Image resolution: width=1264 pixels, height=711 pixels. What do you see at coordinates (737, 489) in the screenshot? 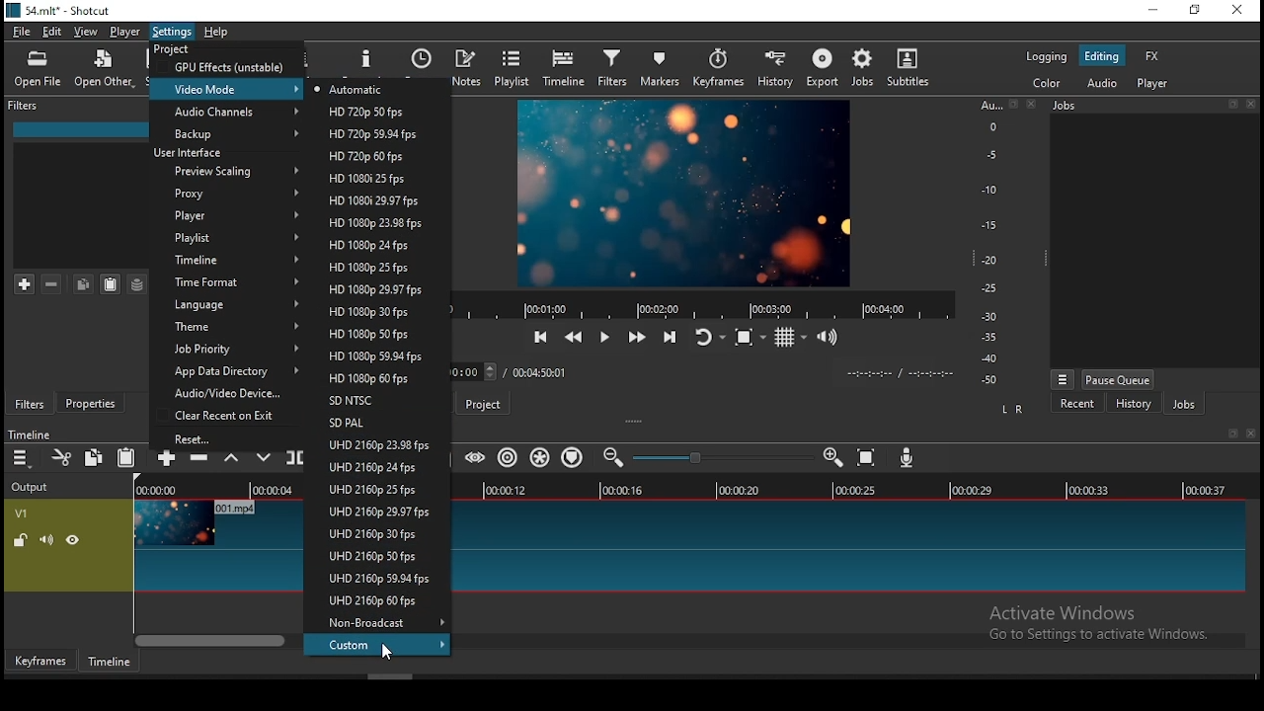
I see `00:00:20` at bounding box center [737, 489].